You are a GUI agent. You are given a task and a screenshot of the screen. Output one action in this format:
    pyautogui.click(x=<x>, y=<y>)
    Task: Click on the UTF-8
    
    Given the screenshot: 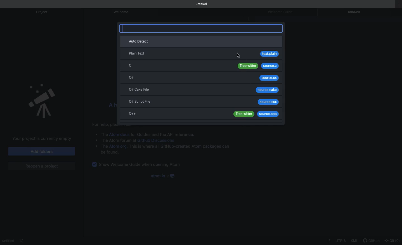 What is the action you would take?
    pyautogui.click(x=341, y=240)
    